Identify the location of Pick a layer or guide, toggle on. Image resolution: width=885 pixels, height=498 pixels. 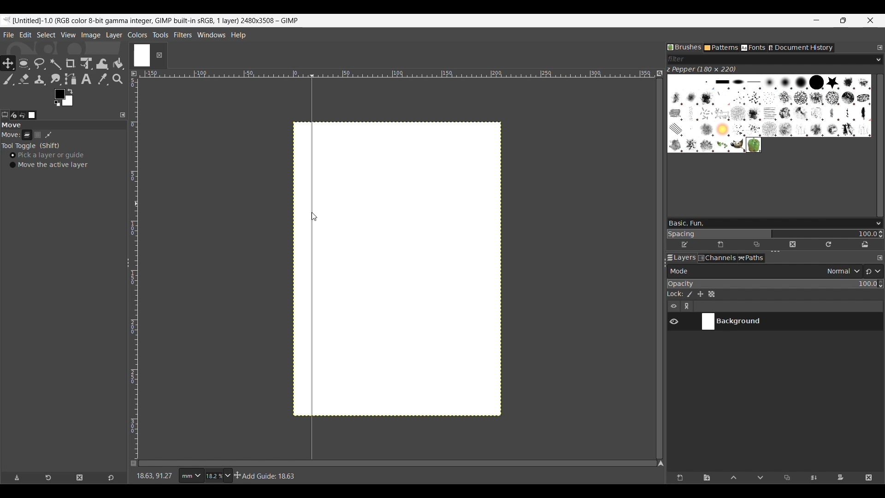
(47, 155).